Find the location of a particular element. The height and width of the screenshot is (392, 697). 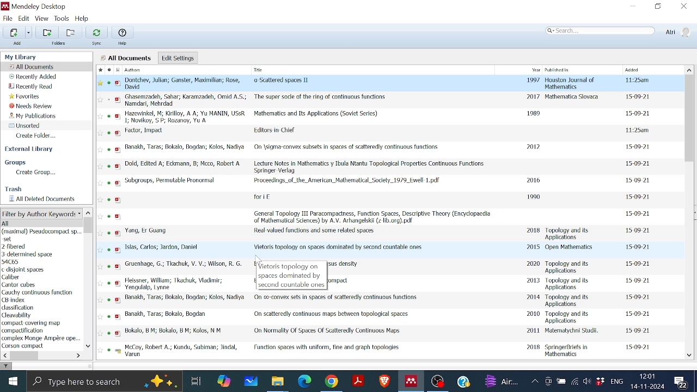

read status is located at coordinates (111, 333).